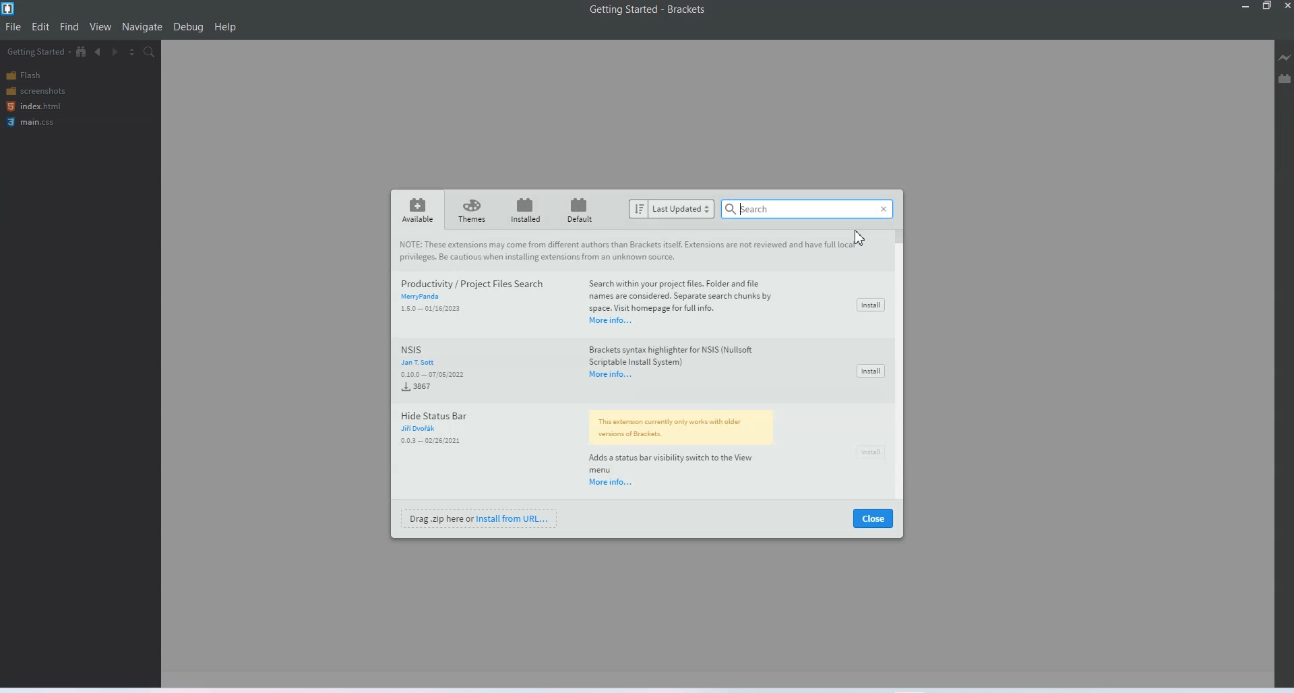 The width and height of the screenshot is (1294, 693). Describe the element at coordinates (187, 28) in the screenshot. I see `Debug` at that location.